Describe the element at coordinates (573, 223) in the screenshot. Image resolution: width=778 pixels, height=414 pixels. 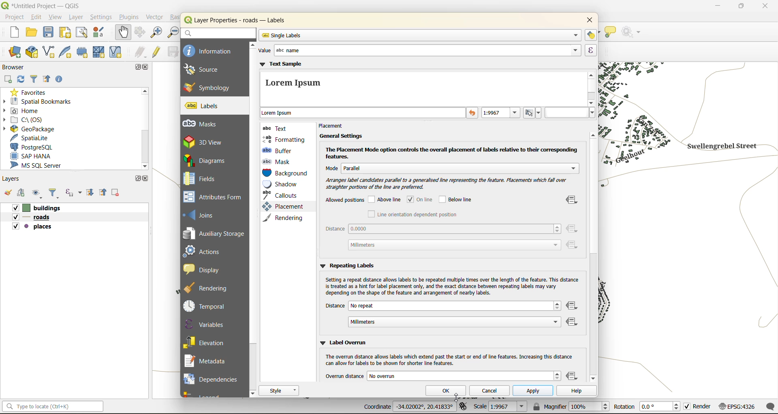
I see `data defined override` at that location.